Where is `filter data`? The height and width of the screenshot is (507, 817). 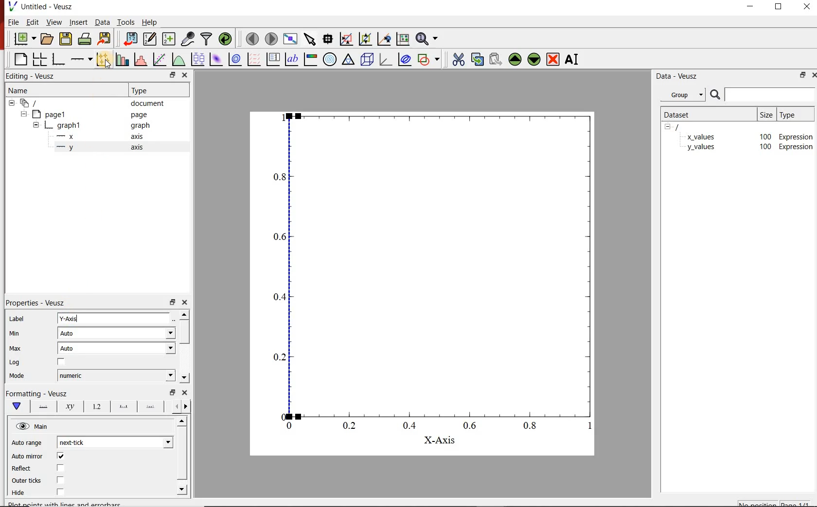 filter data is located at coordinates (207, 39).